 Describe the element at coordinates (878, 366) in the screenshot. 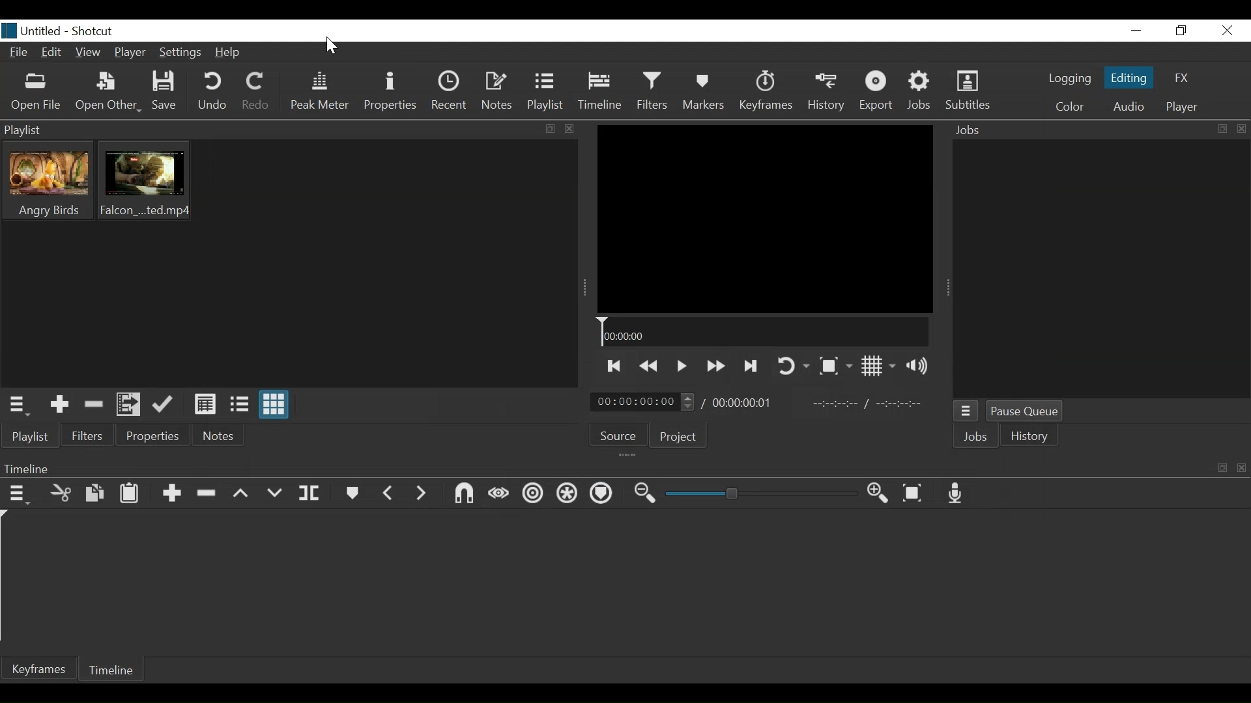

I see `Toggle display grid on player` at that location.